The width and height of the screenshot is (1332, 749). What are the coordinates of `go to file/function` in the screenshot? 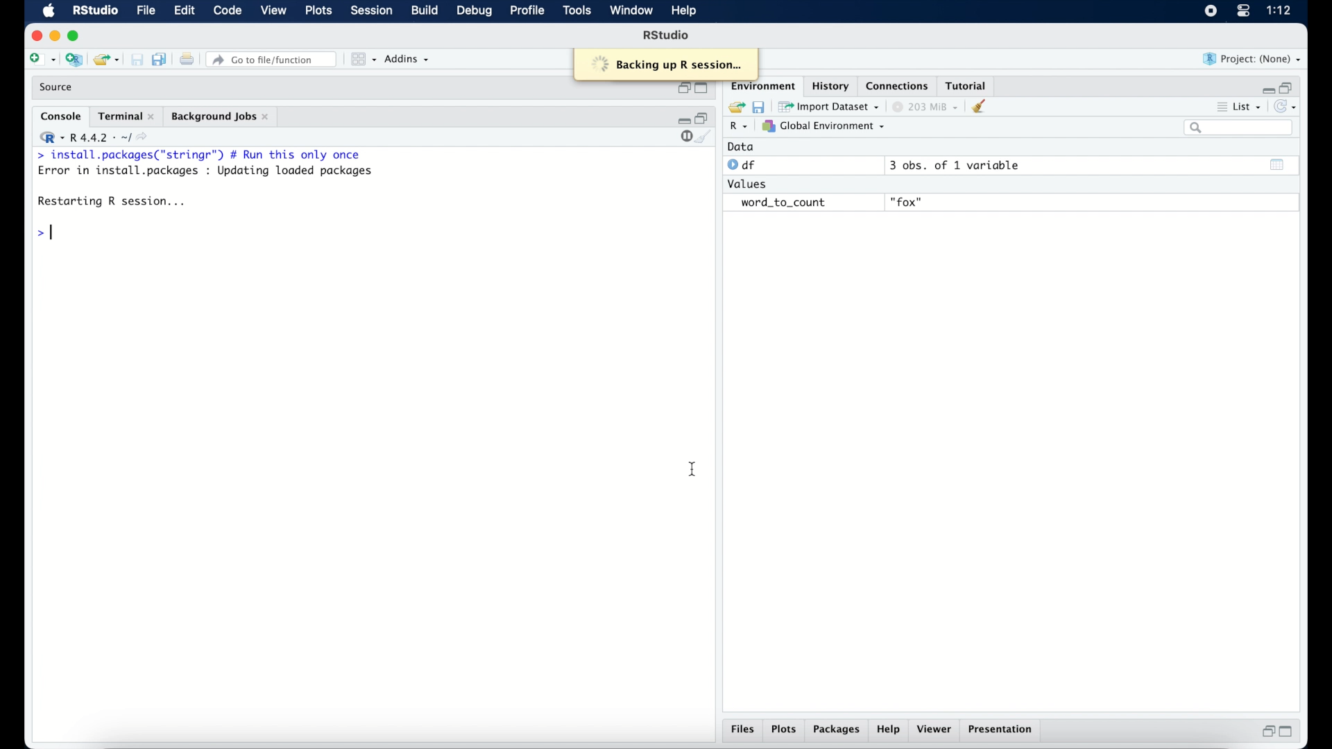 It's located at (274, 60).